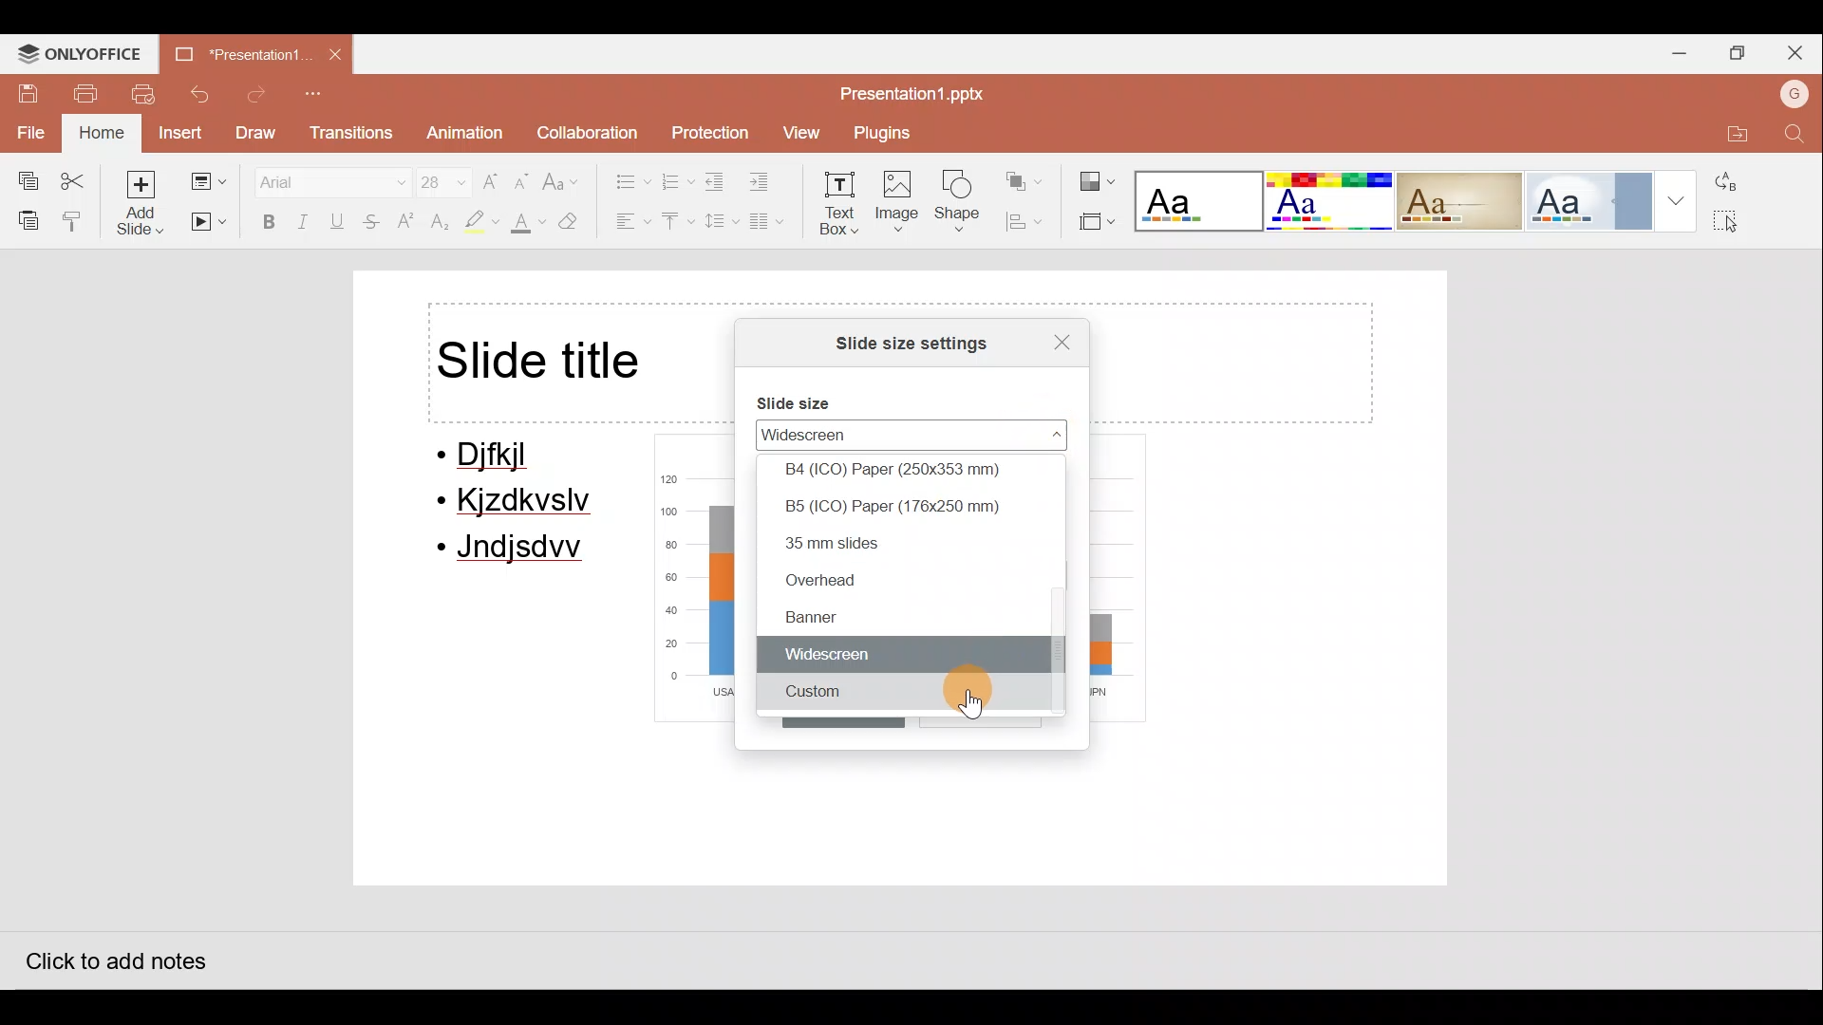 The height and width of the screenshot is (1025, 1823). I want to click on Image, so click(899, 205).